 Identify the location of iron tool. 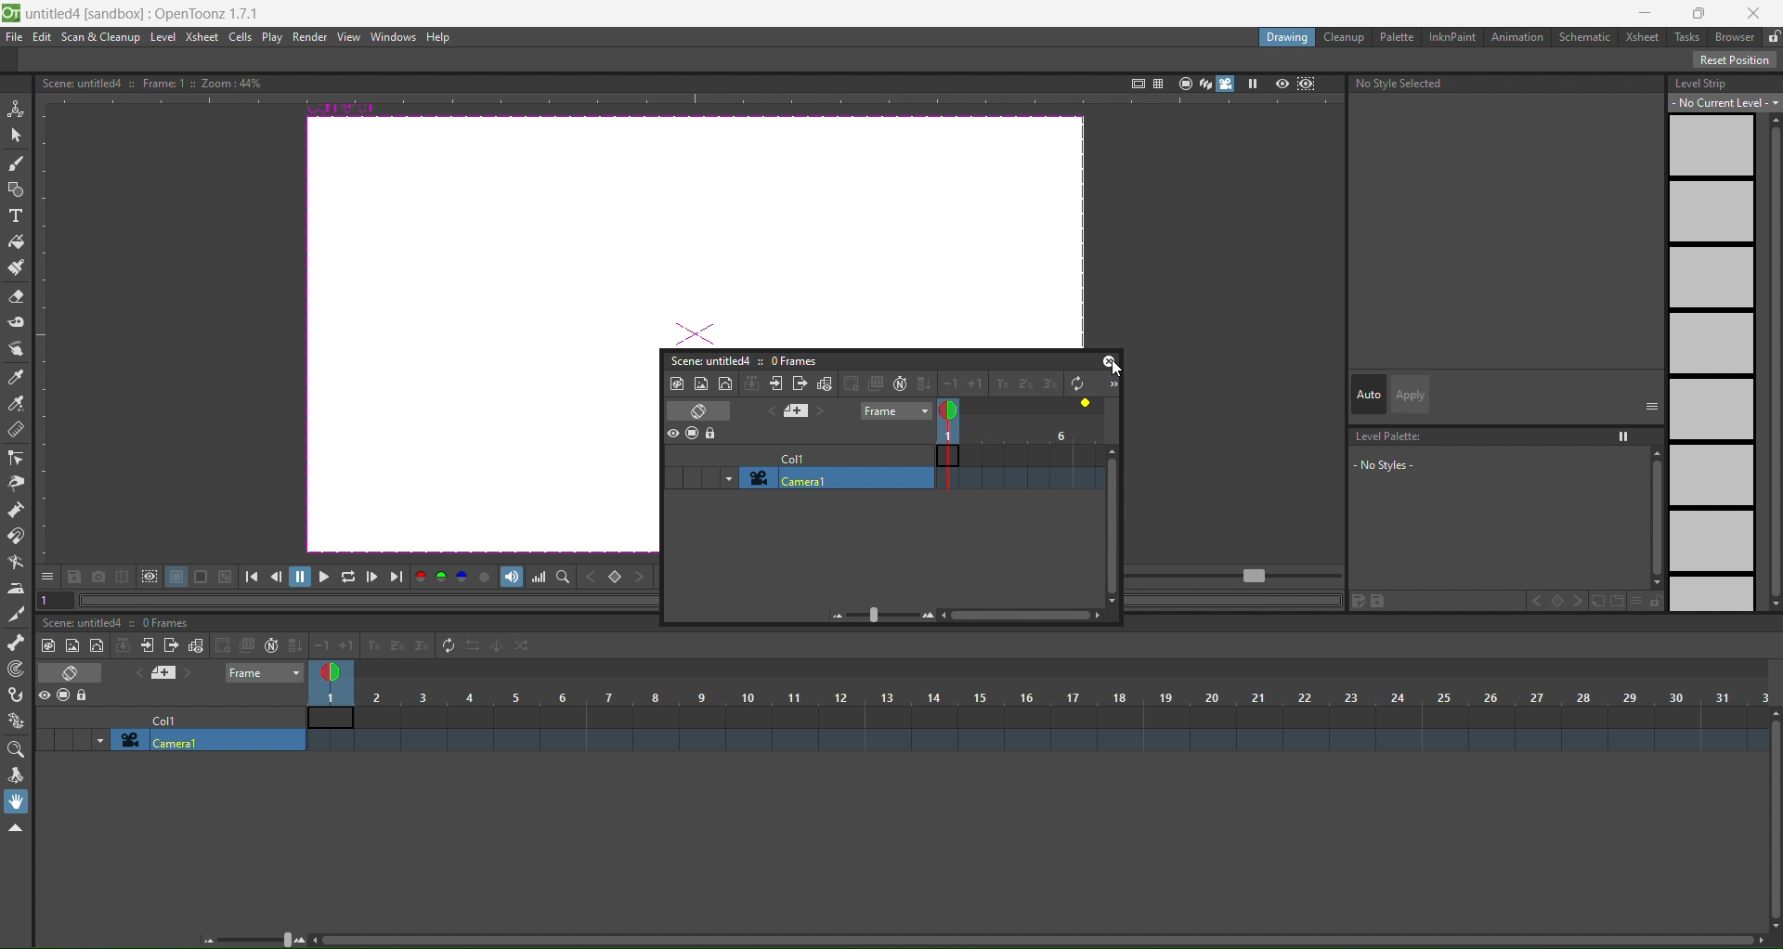
(16, 589).